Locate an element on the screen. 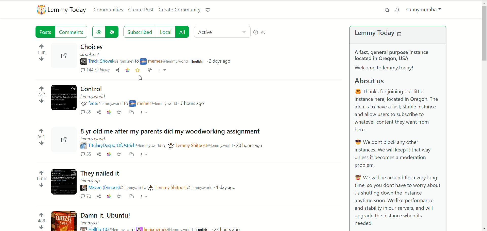  post on "Damn it, Ubuntu!" is located at coordinates (123, 217).